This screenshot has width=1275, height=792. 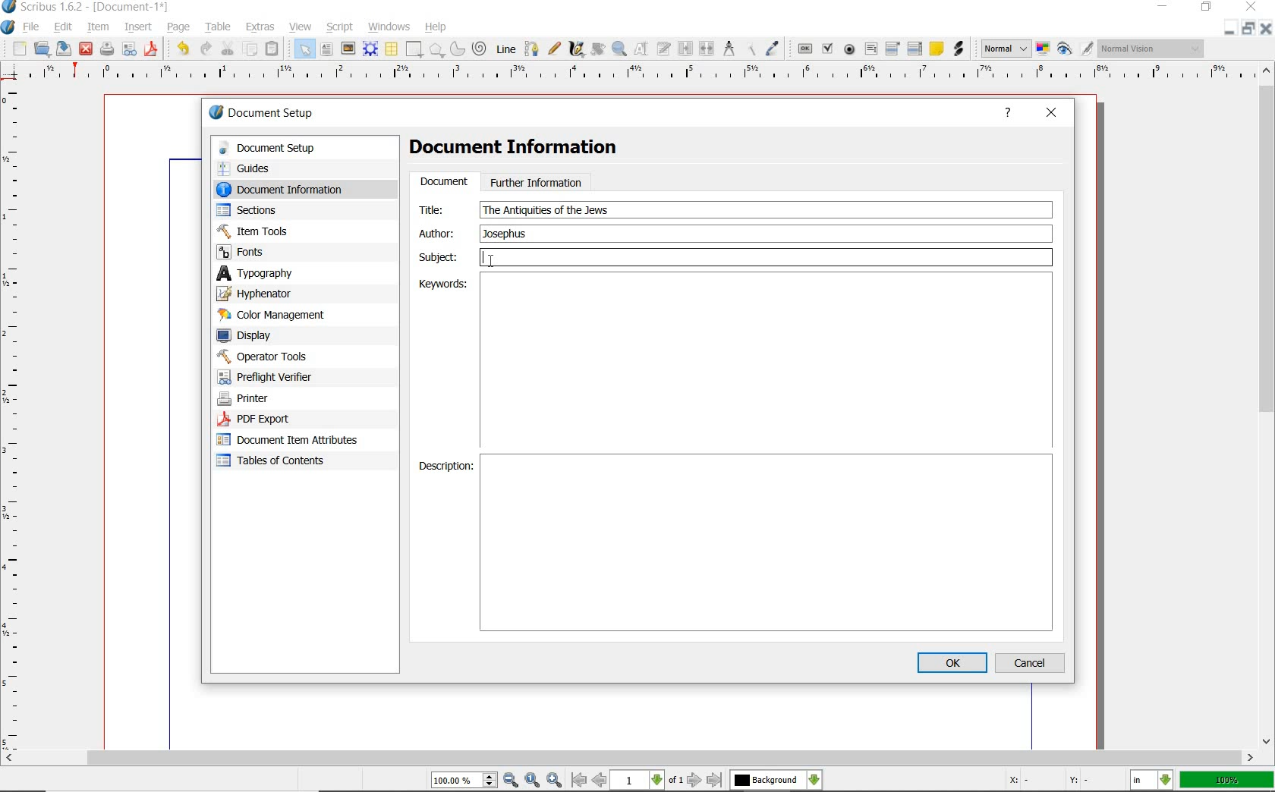 I want to click on document, so click(x=443, y=182).